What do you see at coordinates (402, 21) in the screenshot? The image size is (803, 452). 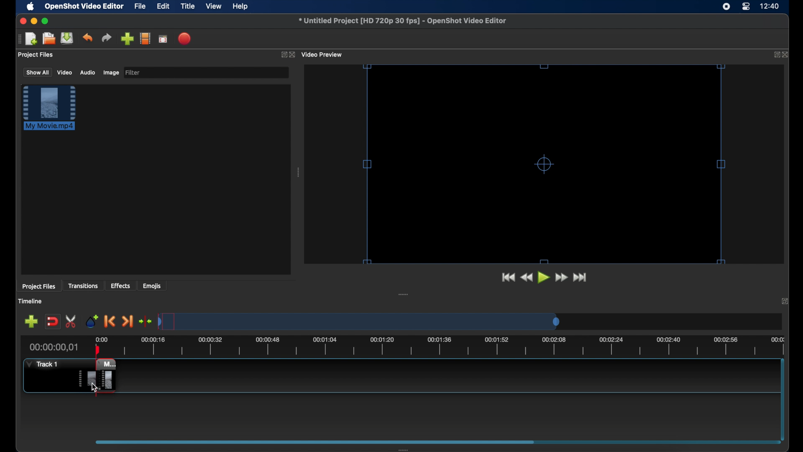 I see `file name` at bounding box center [402, 21].